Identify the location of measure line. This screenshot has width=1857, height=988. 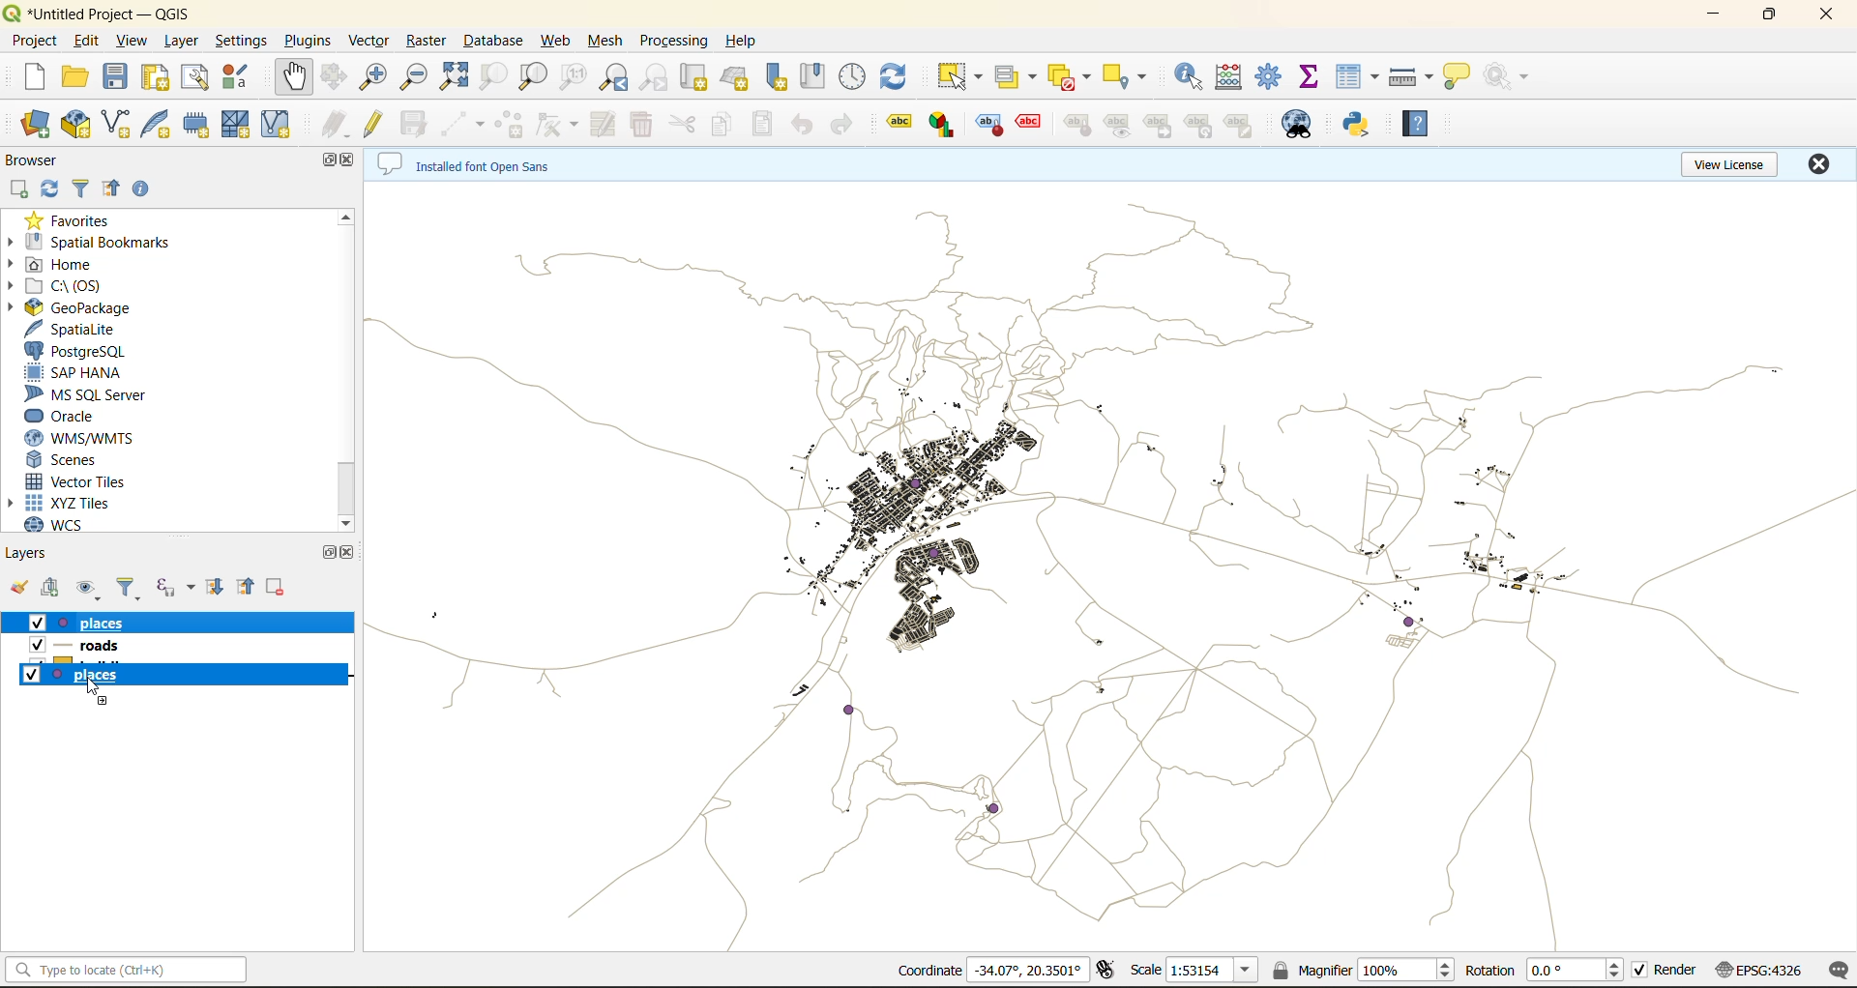
(1413, 80).